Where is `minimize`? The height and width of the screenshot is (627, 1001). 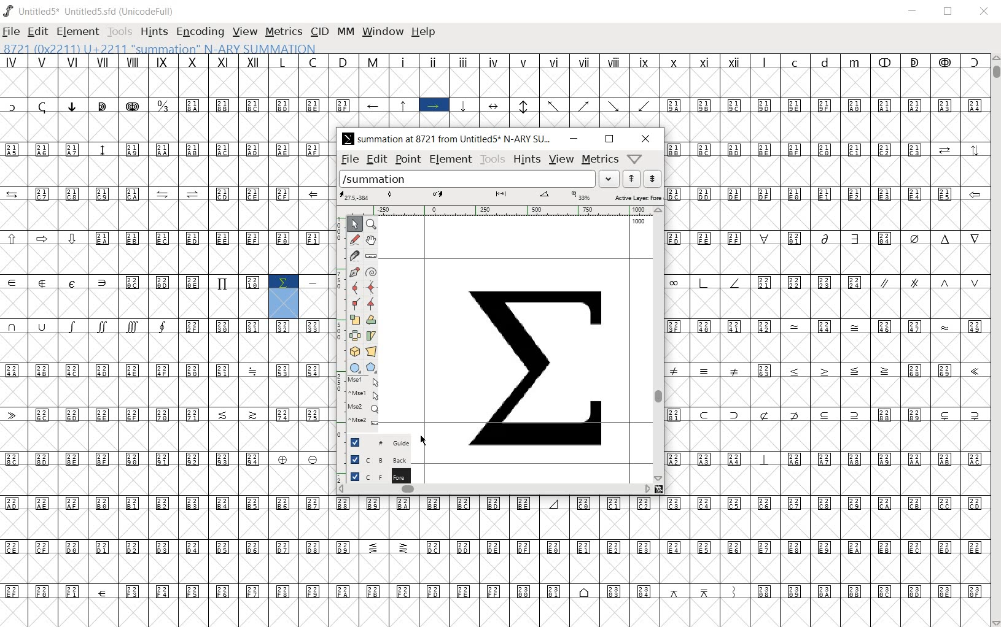
minimize is located at coordinates (574, 139).